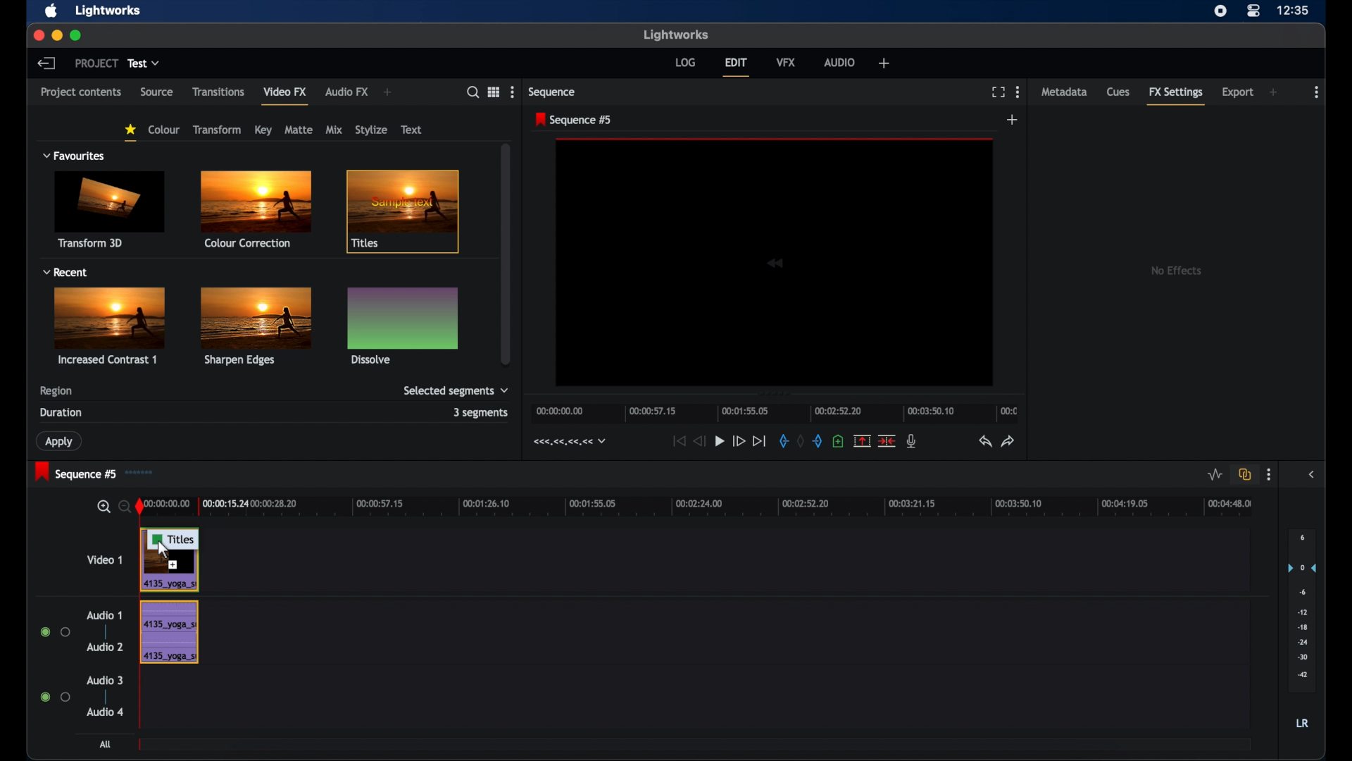  Describe the element at coordinates (284, 91) in the screenshot. I see `video fx` at that location.